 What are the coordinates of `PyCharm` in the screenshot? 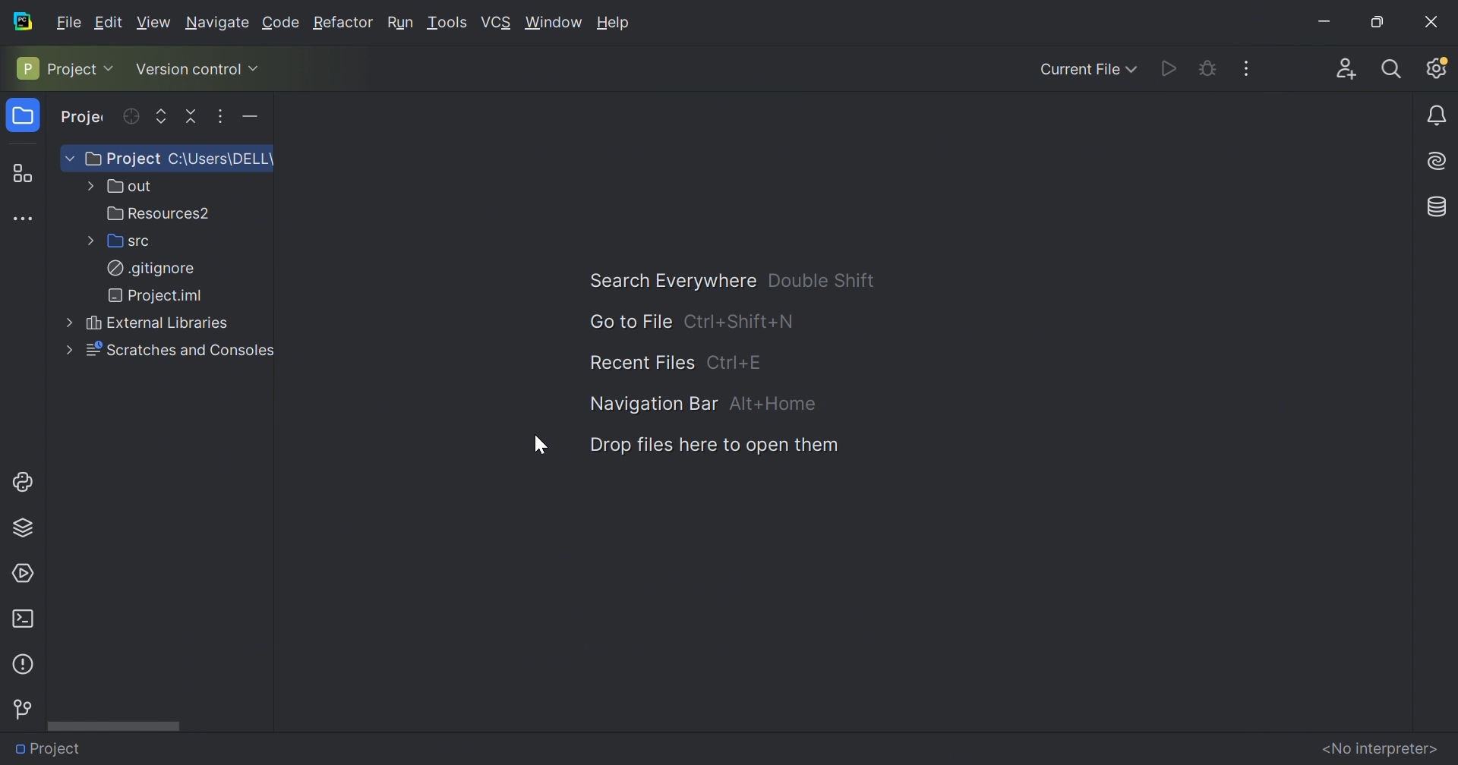 It's located at (24, 20).